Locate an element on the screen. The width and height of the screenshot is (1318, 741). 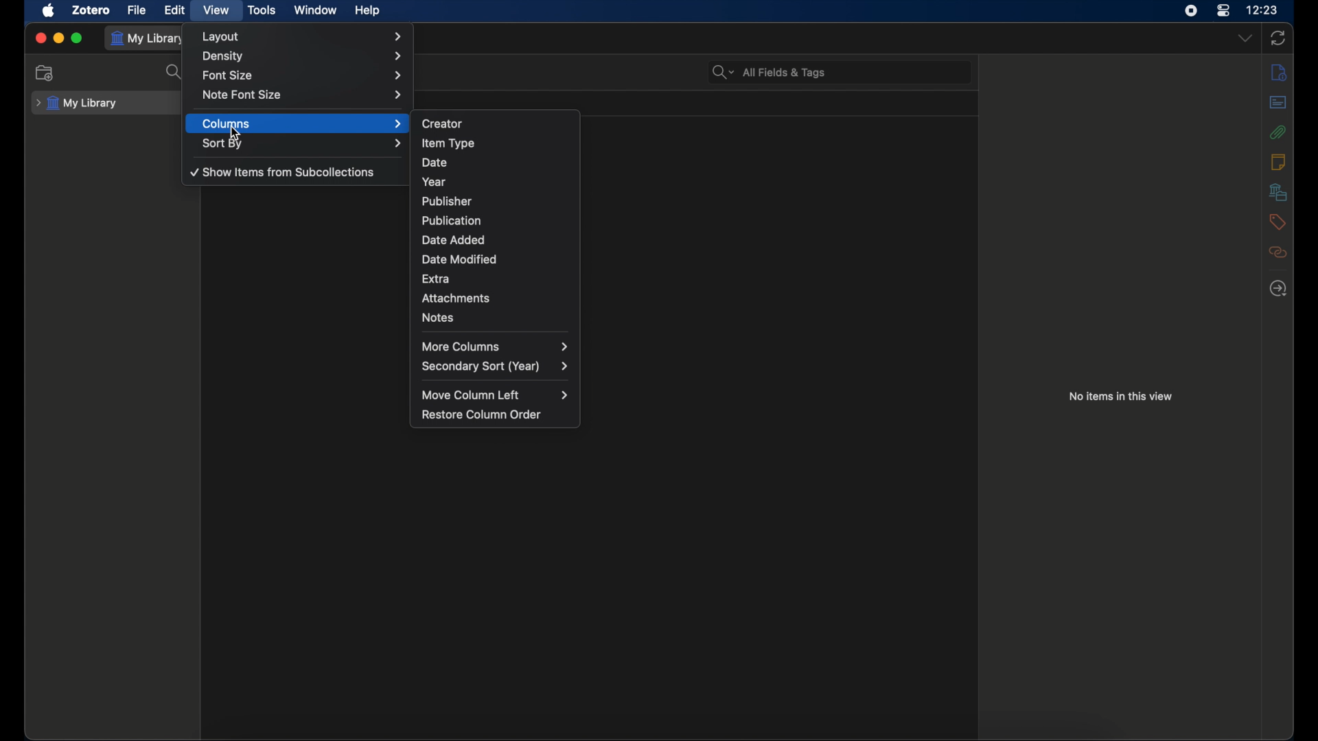
info is located at coordinates (1280, 73).